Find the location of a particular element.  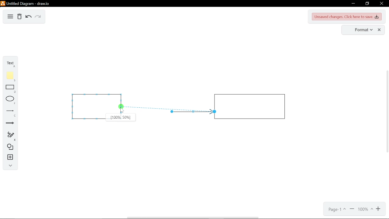

rectangle 1 is located at coordinates (88, 106).